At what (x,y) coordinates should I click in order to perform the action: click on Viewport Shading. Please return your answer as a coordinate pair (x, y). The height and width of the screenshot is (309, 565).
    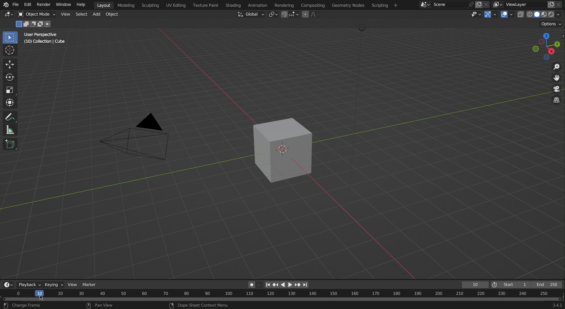
    Looking at the image, I should click on (539, 14).